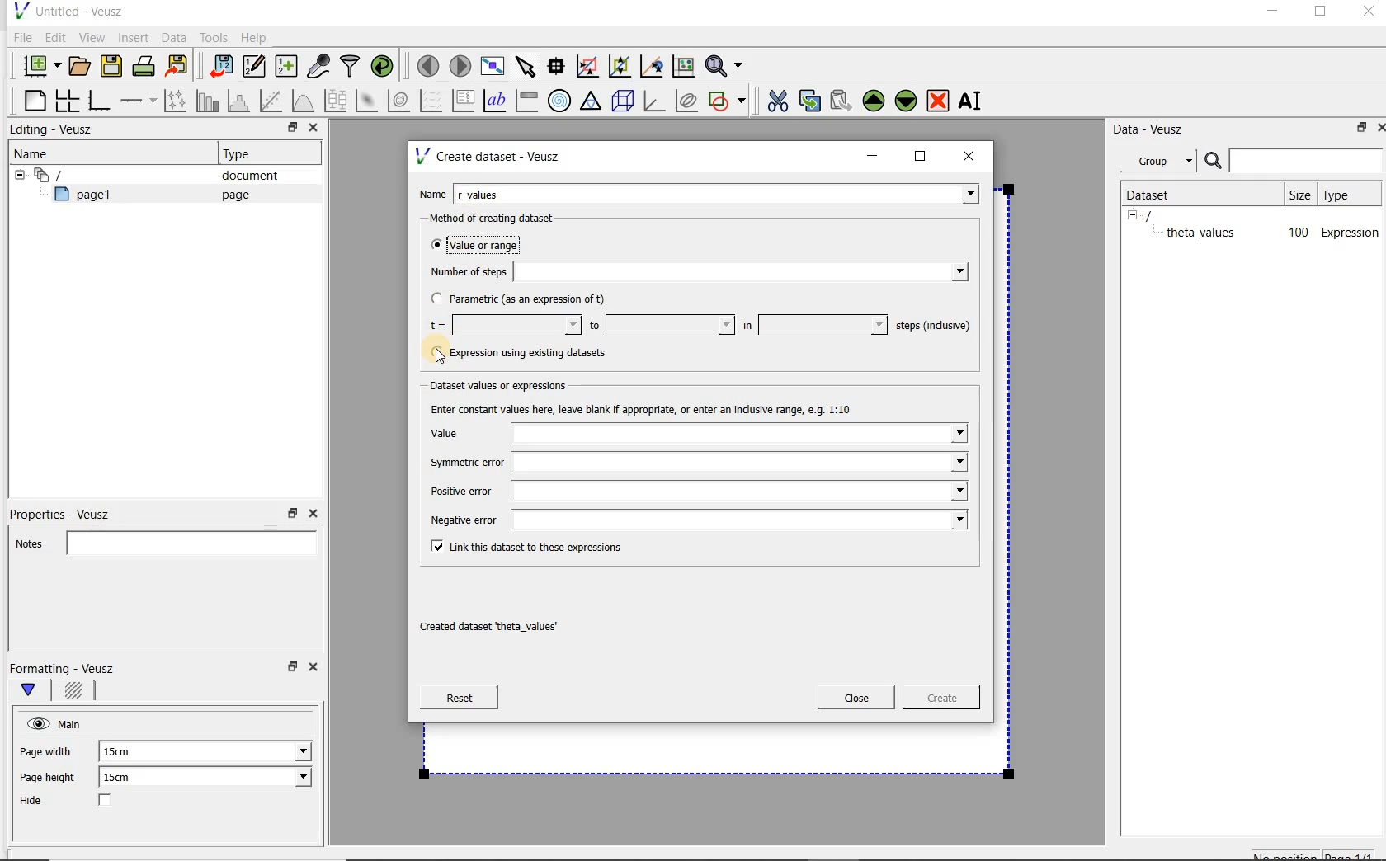  What do you see at coordinates (115, 67) in the screenshot?
I see `save the document` at bounding box center [115, 67].